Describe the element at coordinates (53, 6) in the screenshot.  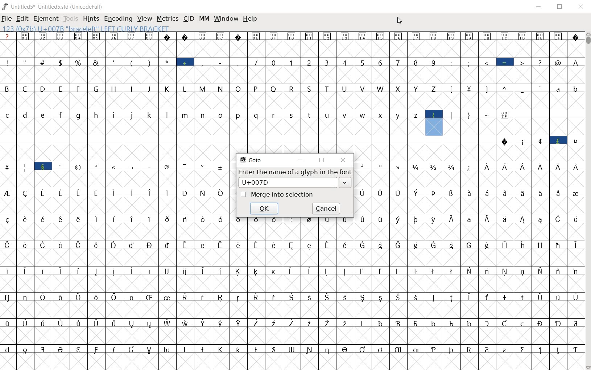
I see `Untitled5* Untitled5.sfd (UnicodeFull)` at that location.